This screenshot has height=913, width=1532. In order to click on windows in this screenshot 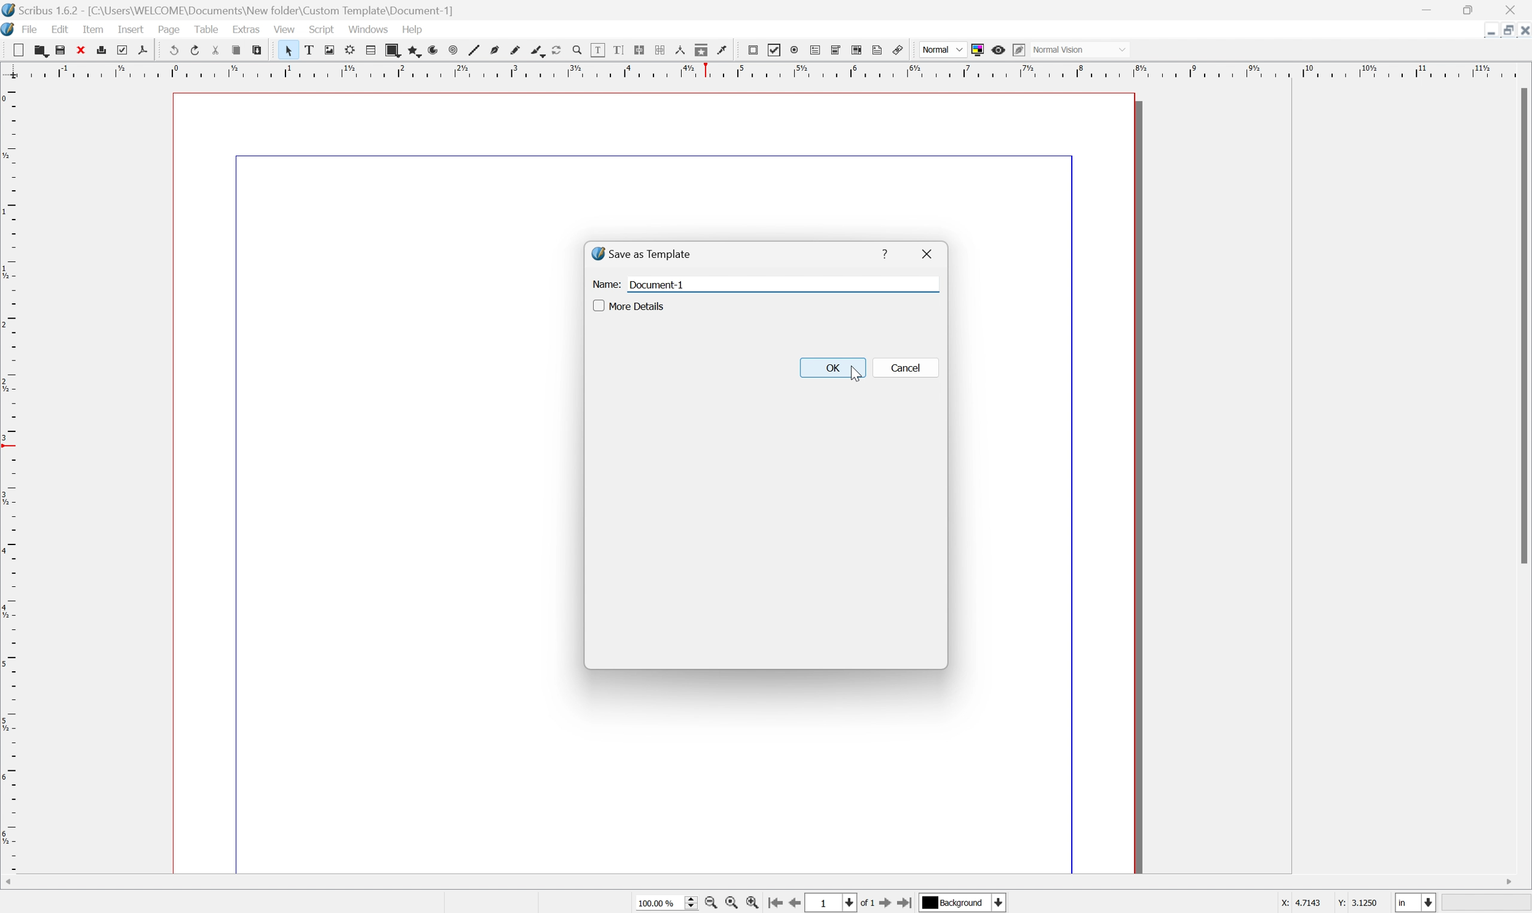, I will do `click(368, 28)`.